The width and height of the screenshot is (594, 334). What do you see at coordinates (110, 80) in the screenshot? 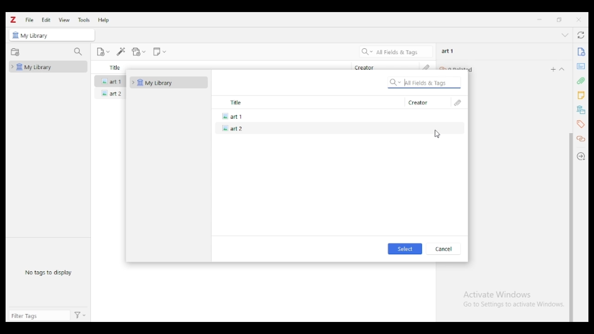
I see `art 1` at bounding box center [110, 80].